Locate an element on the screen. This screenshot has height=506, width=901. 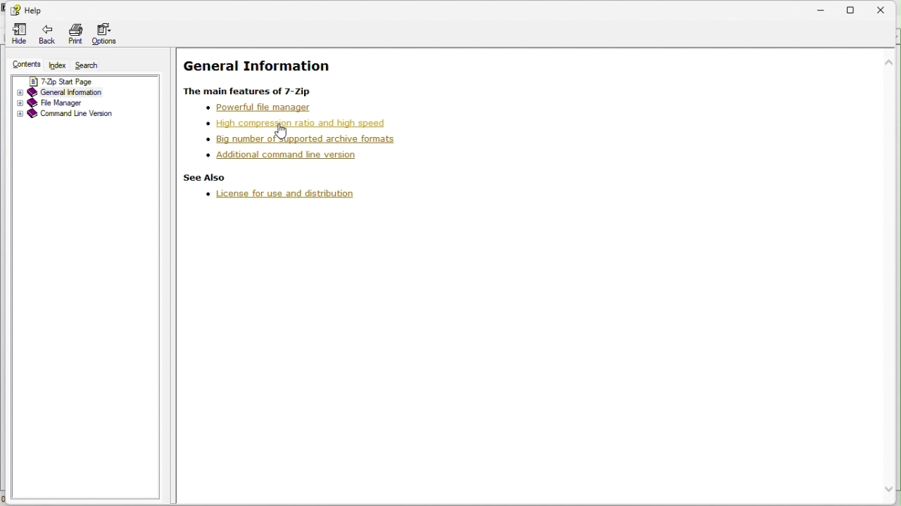
Additional command line version is located at coordinates (291, 157).